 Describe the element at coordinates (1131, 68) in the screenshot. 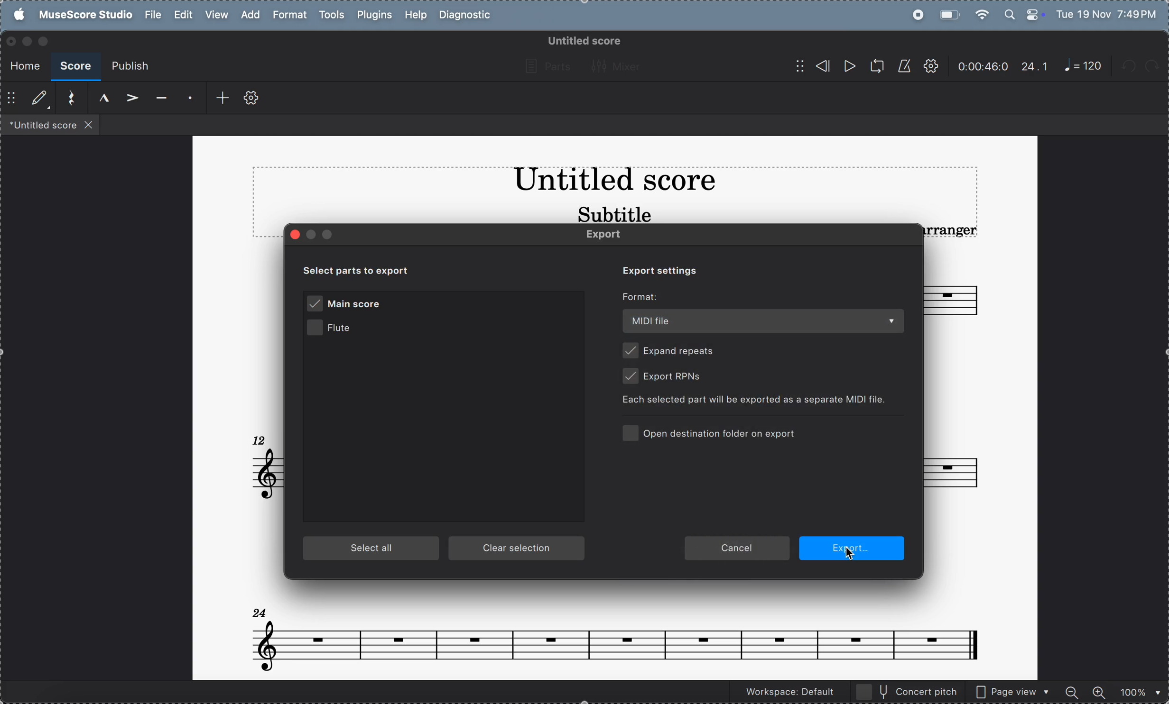

I see `undo` at that location.